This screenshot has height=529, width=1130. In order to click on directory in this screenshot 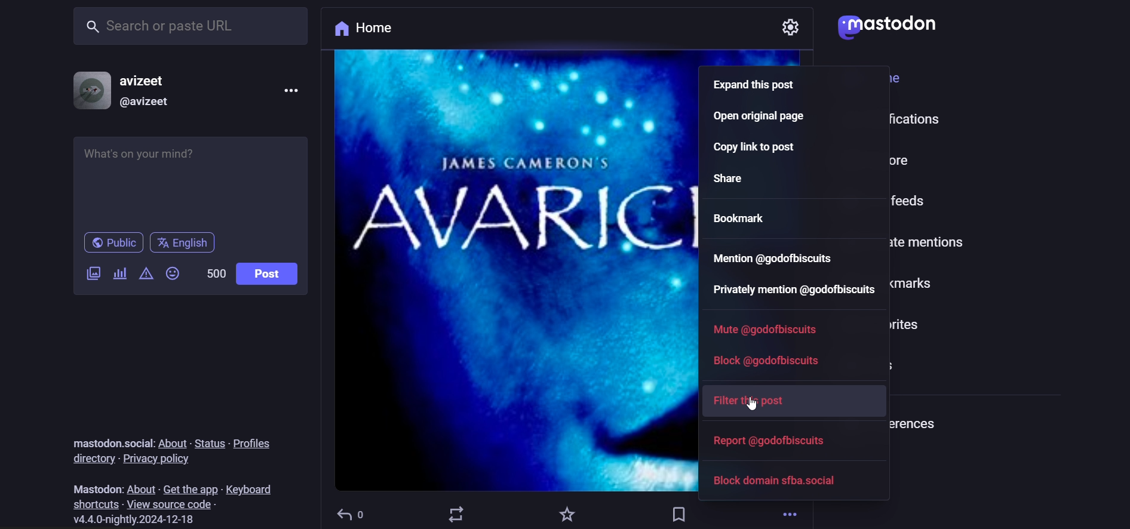, I will do `click(89, 459)`.